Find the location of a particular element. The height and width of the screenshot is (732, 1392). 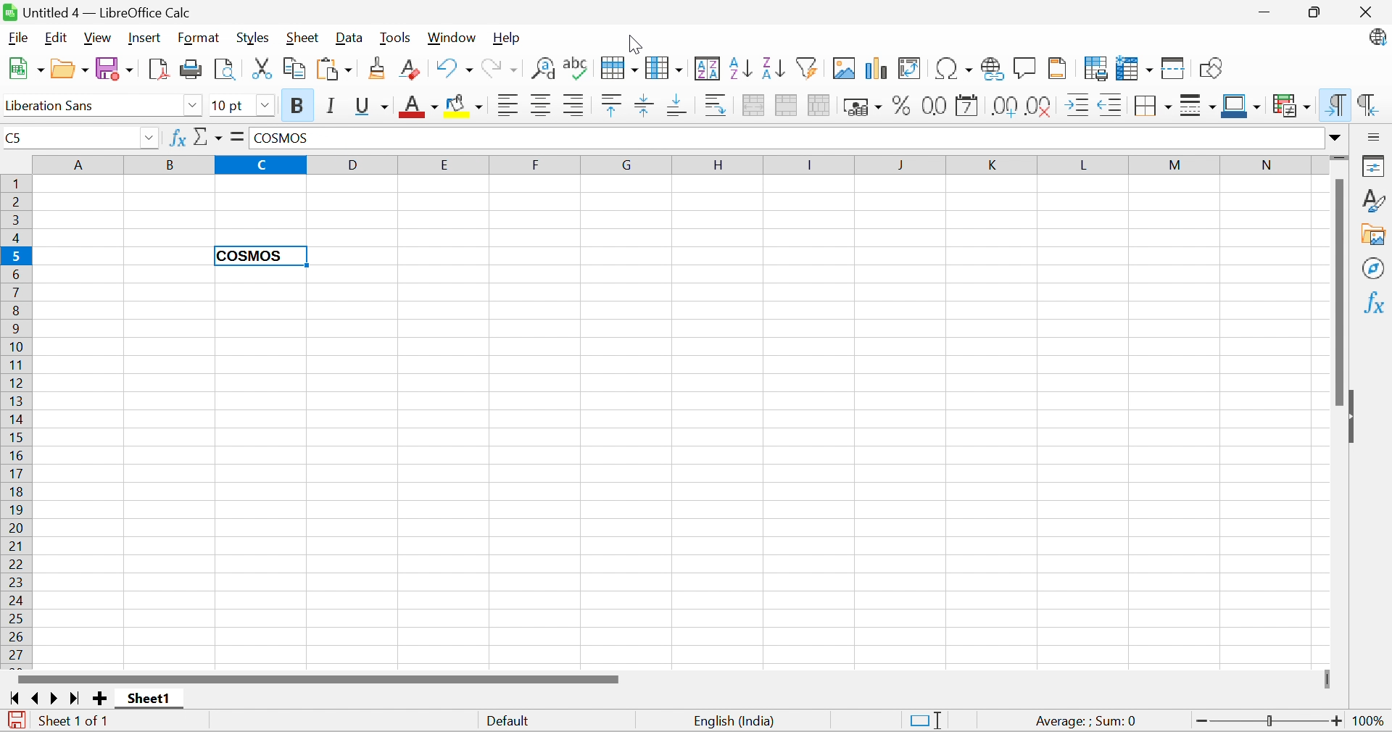

Drop Down is located at coordinates (190, 104).